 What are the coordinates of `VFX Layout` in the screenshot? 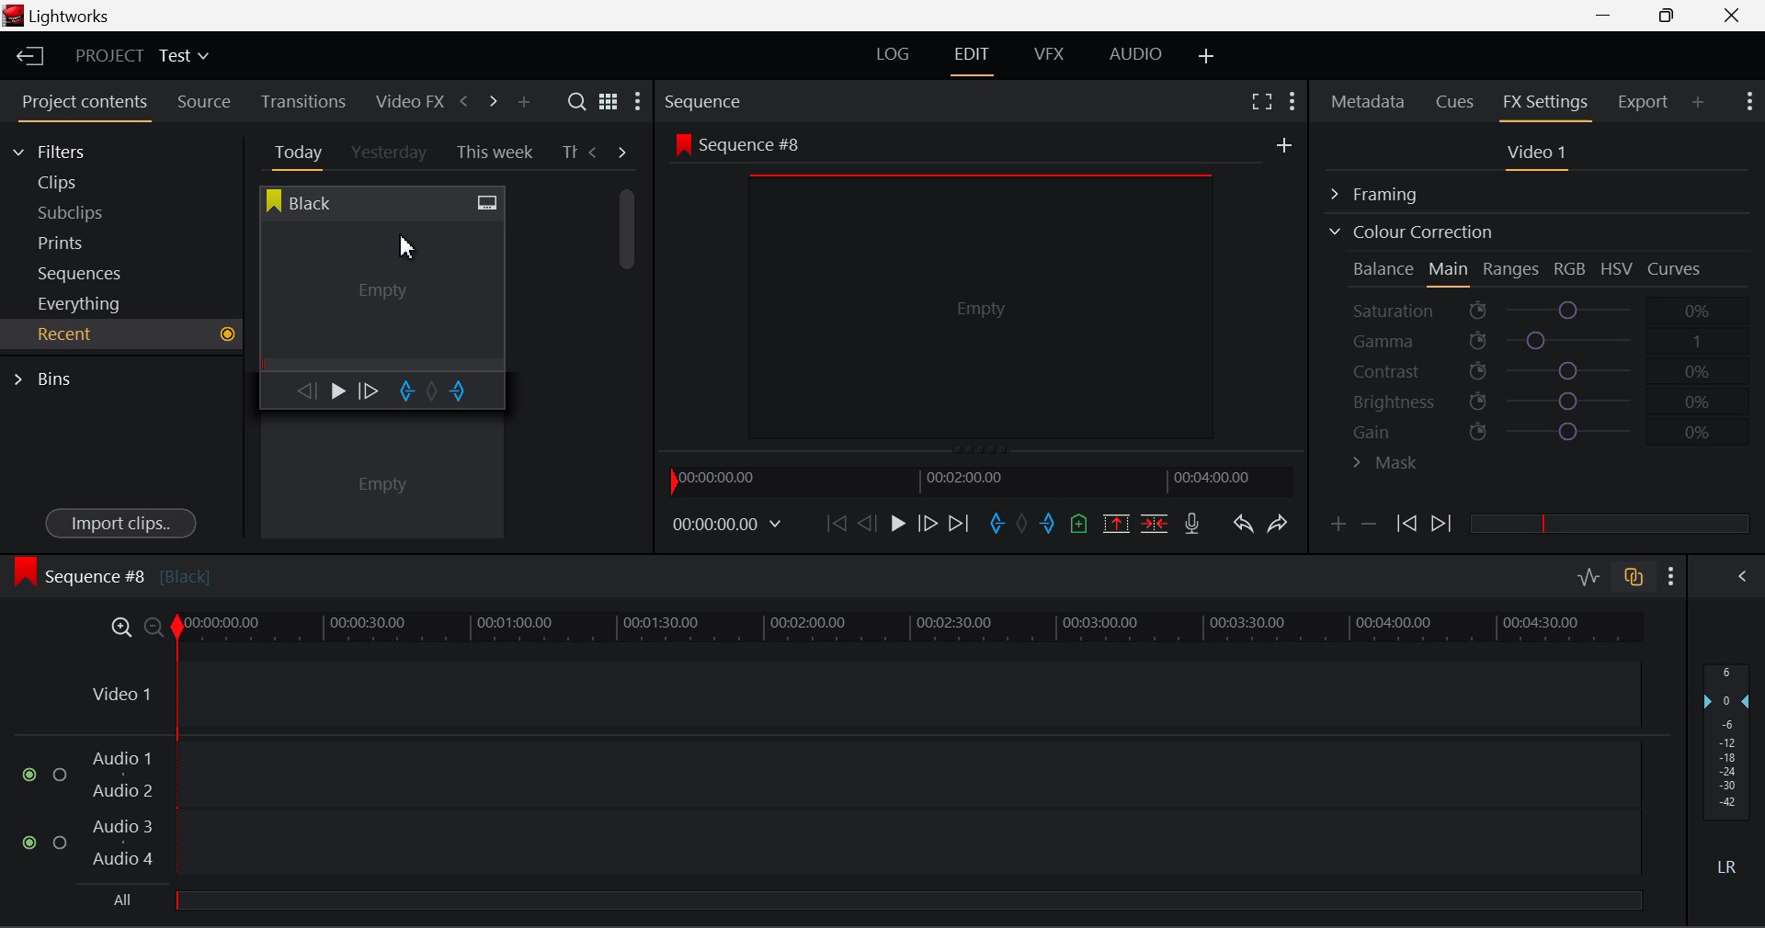 It's located at (1053, 56).